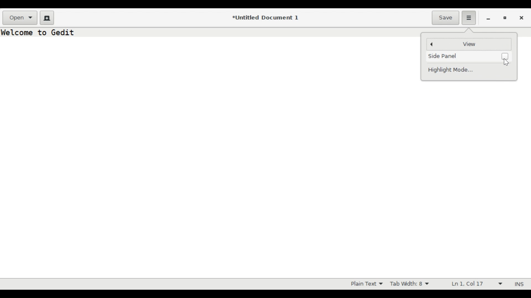  What do you see at coordinates (469, 18) in the screenshot?
I see `Application menu` at bounding box center [469, 18].